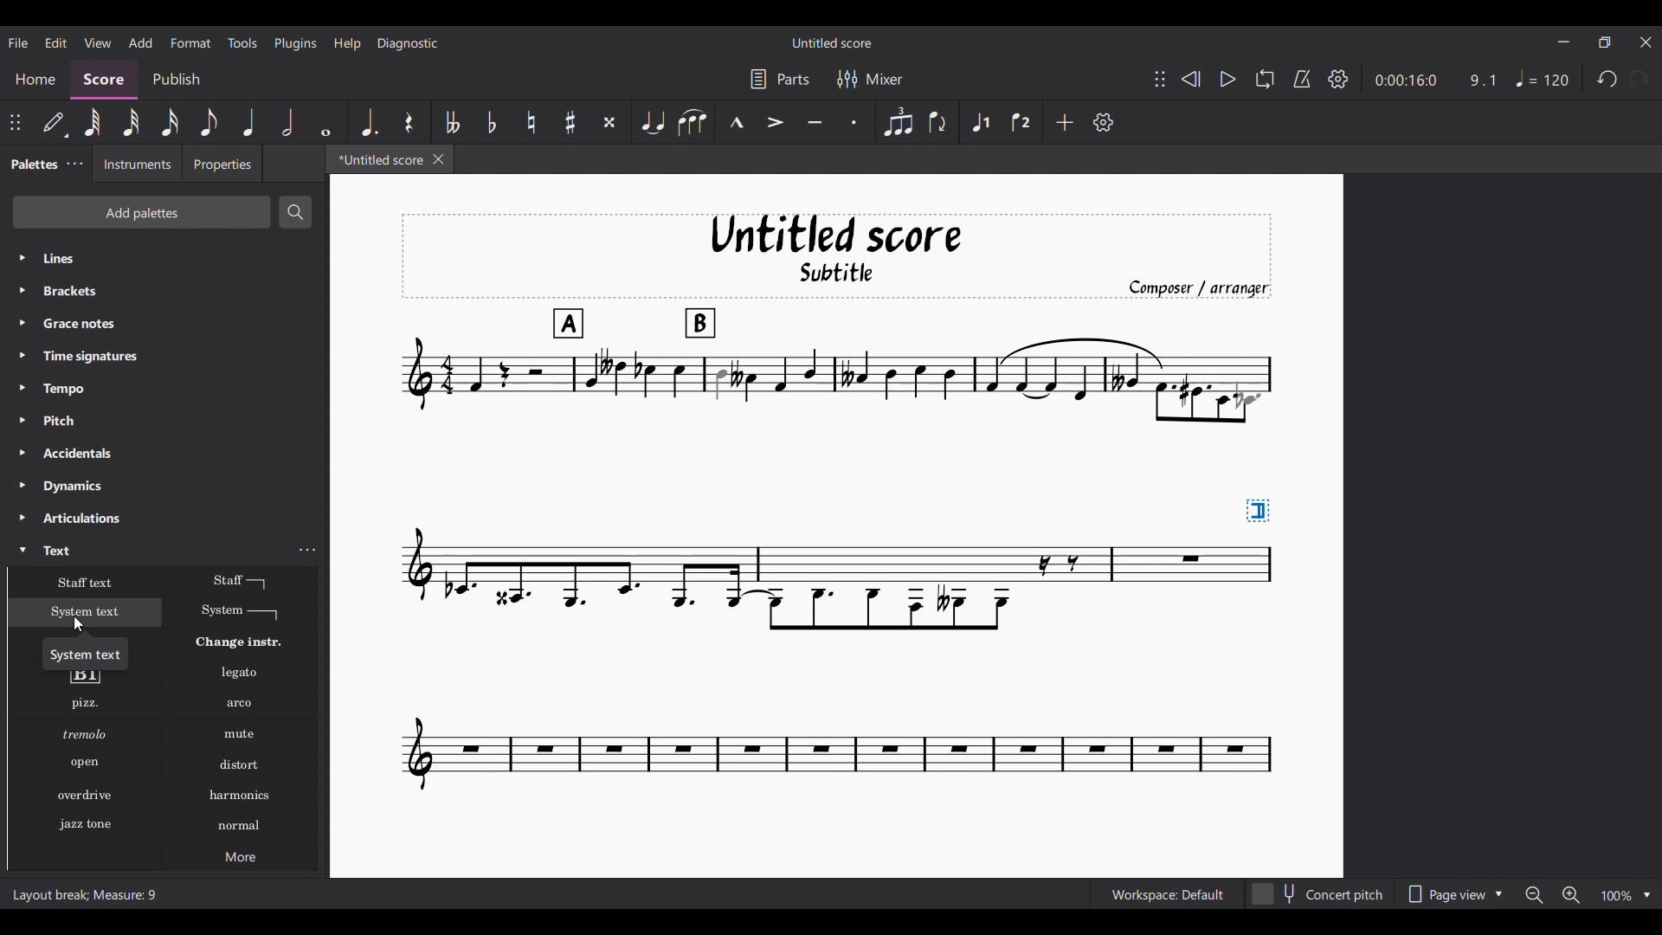 The image size is (1662, 935). I want to click on Untitled score, so click(832, 43).